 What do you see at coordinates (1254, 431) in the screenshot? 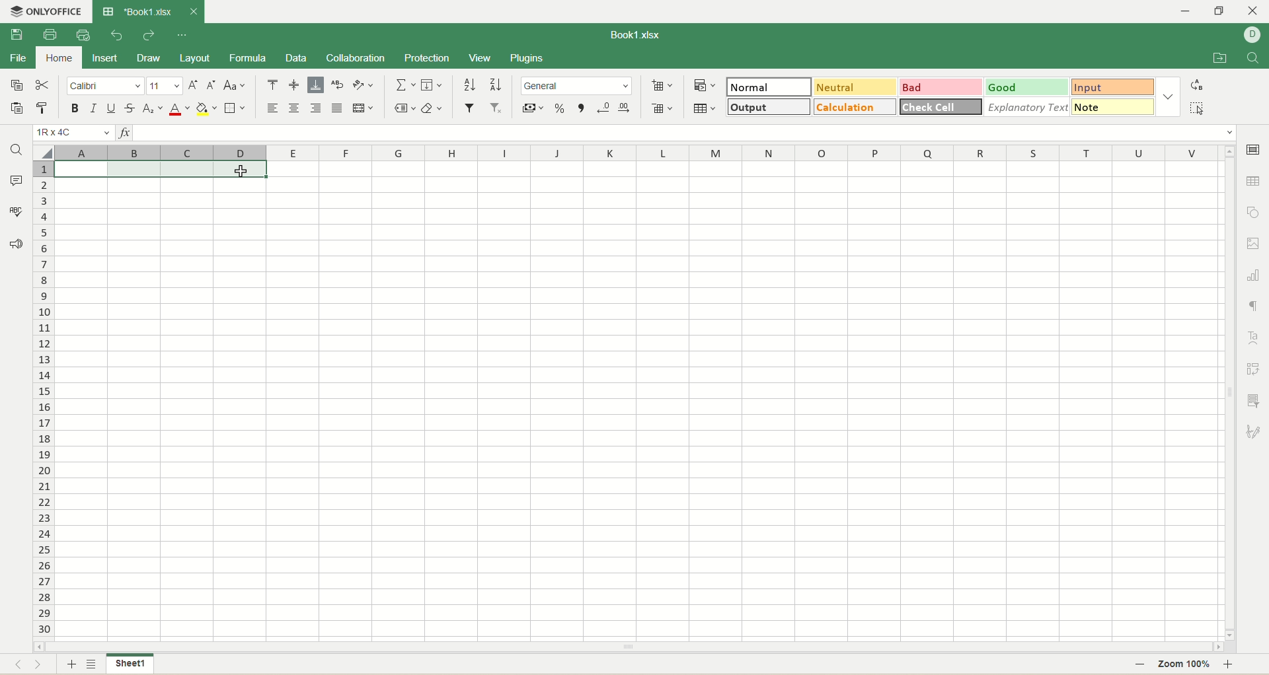
I see `signature settings` at bounding box center [1254, 431].